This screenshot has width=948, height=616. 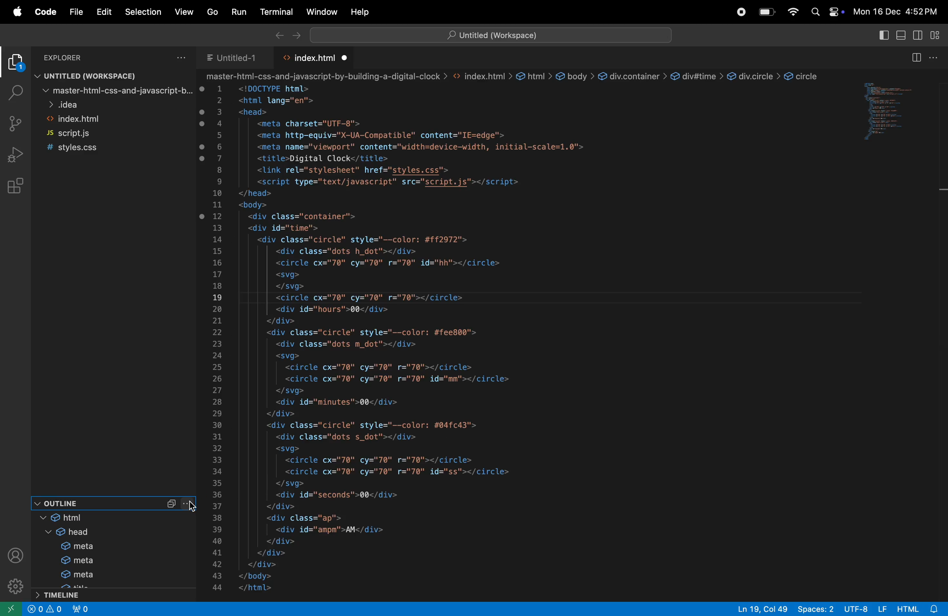 What do you see at coordinates (921, 35) in the screenshot?
I see `primary secondary` at bounding box center [921, 35].